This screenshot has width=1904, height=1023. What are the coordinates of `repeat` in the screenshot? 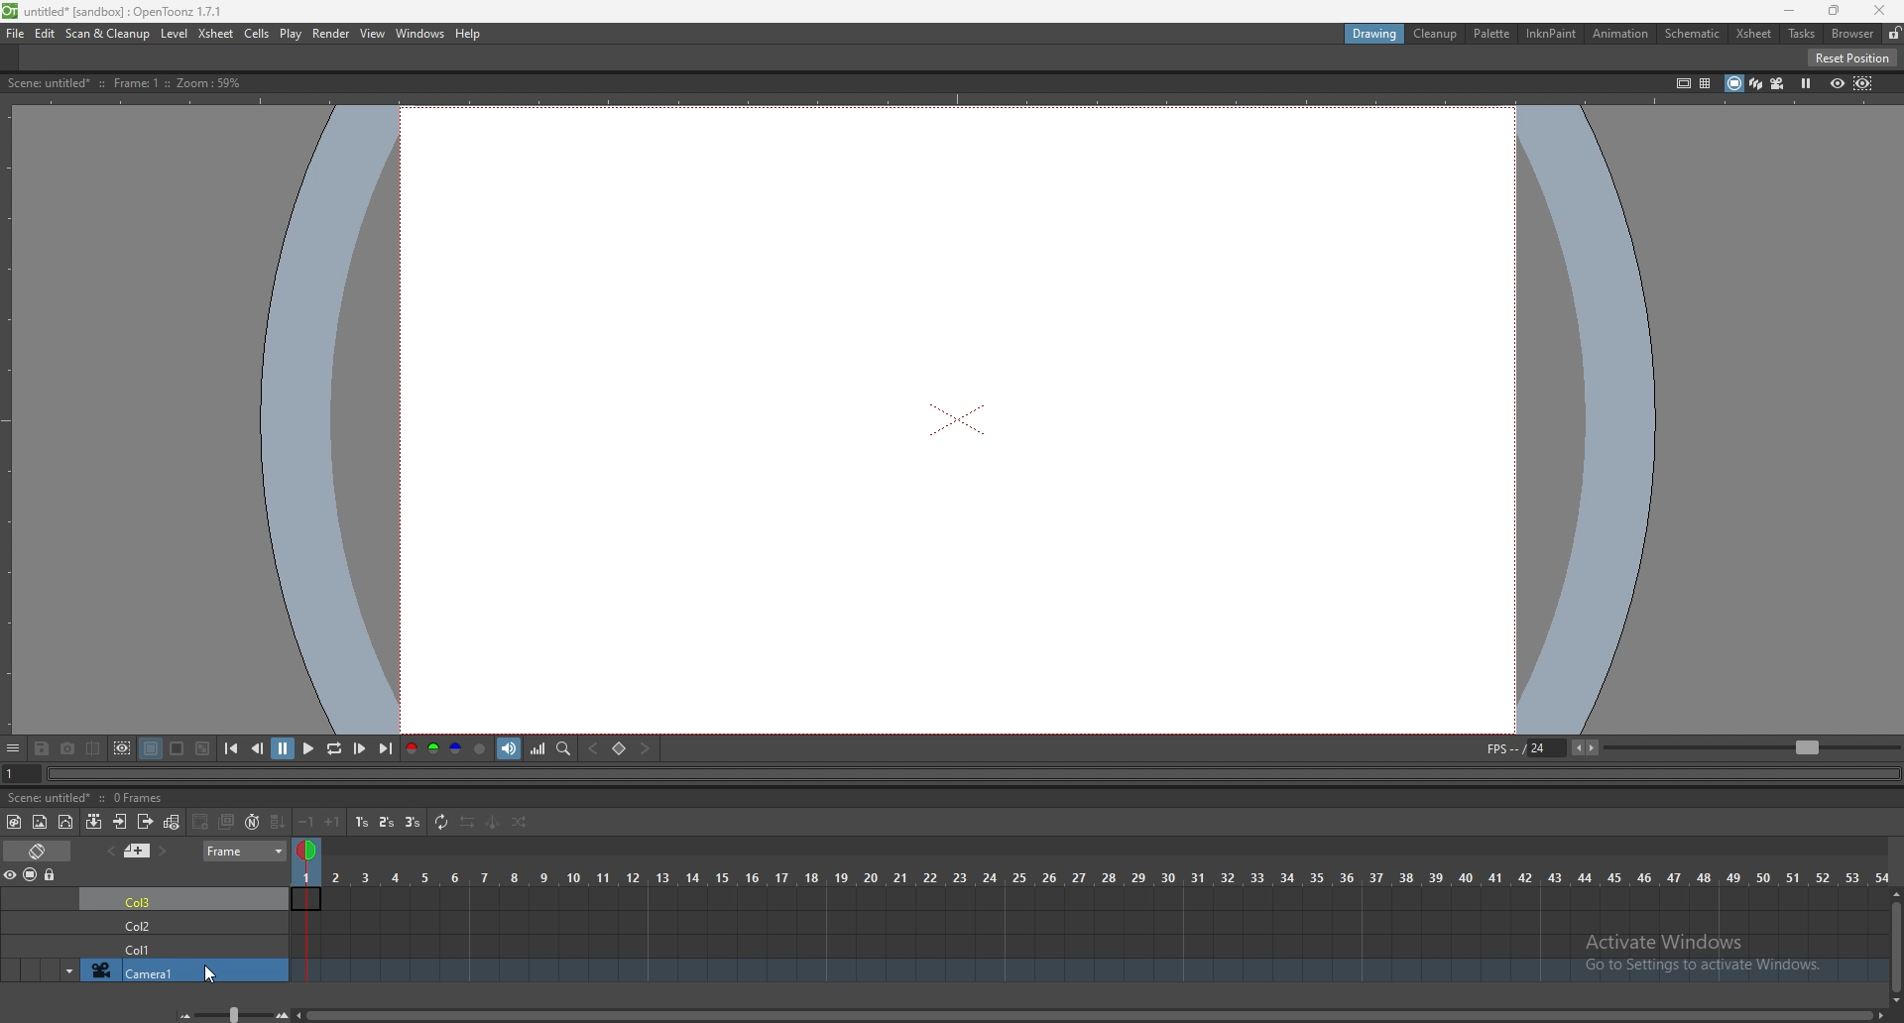 It's located at (440, 823).